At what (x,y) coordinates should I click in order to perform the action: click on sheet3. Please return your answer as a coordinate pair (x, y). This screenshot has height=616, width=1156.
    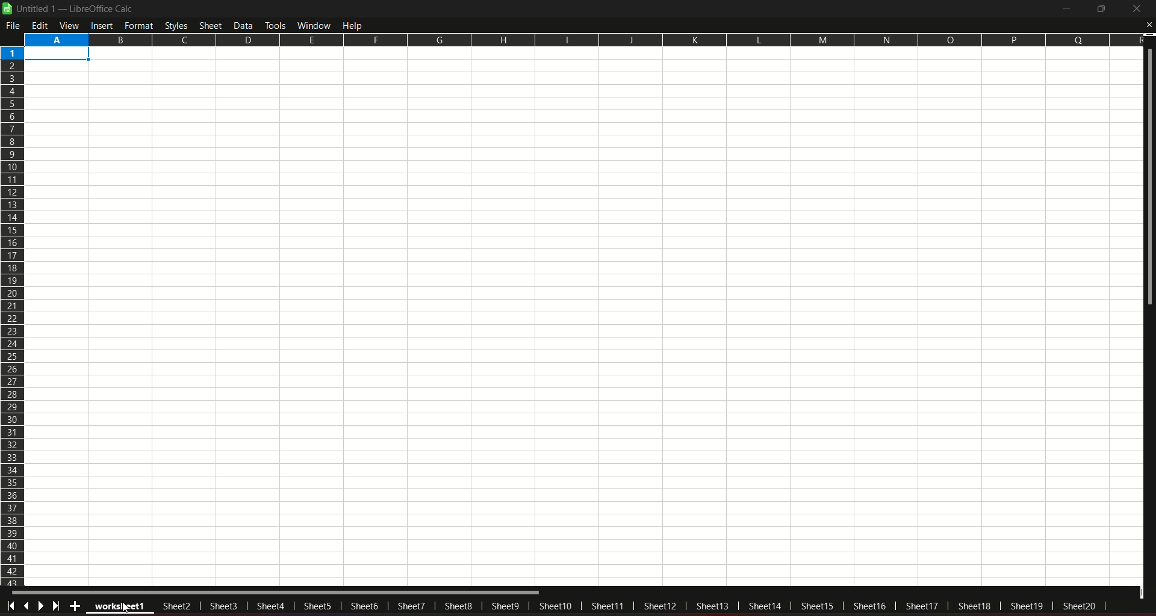
    Looking at the image, I should click on (223, 606).